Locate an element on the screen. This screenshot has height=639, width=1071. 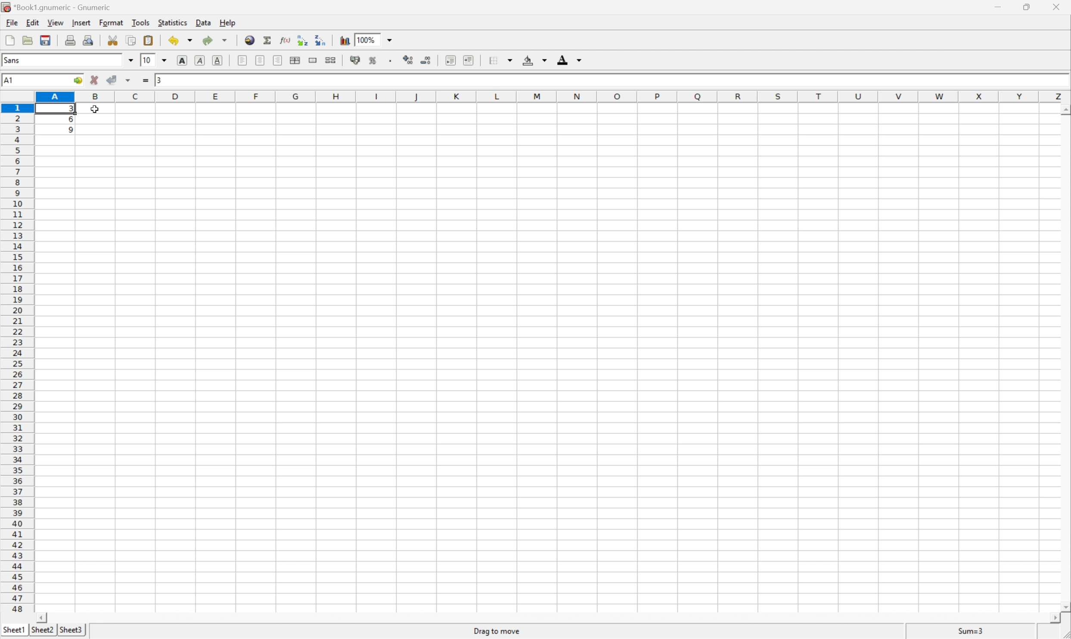
Cancel changes is located at coordinates (95, 79).